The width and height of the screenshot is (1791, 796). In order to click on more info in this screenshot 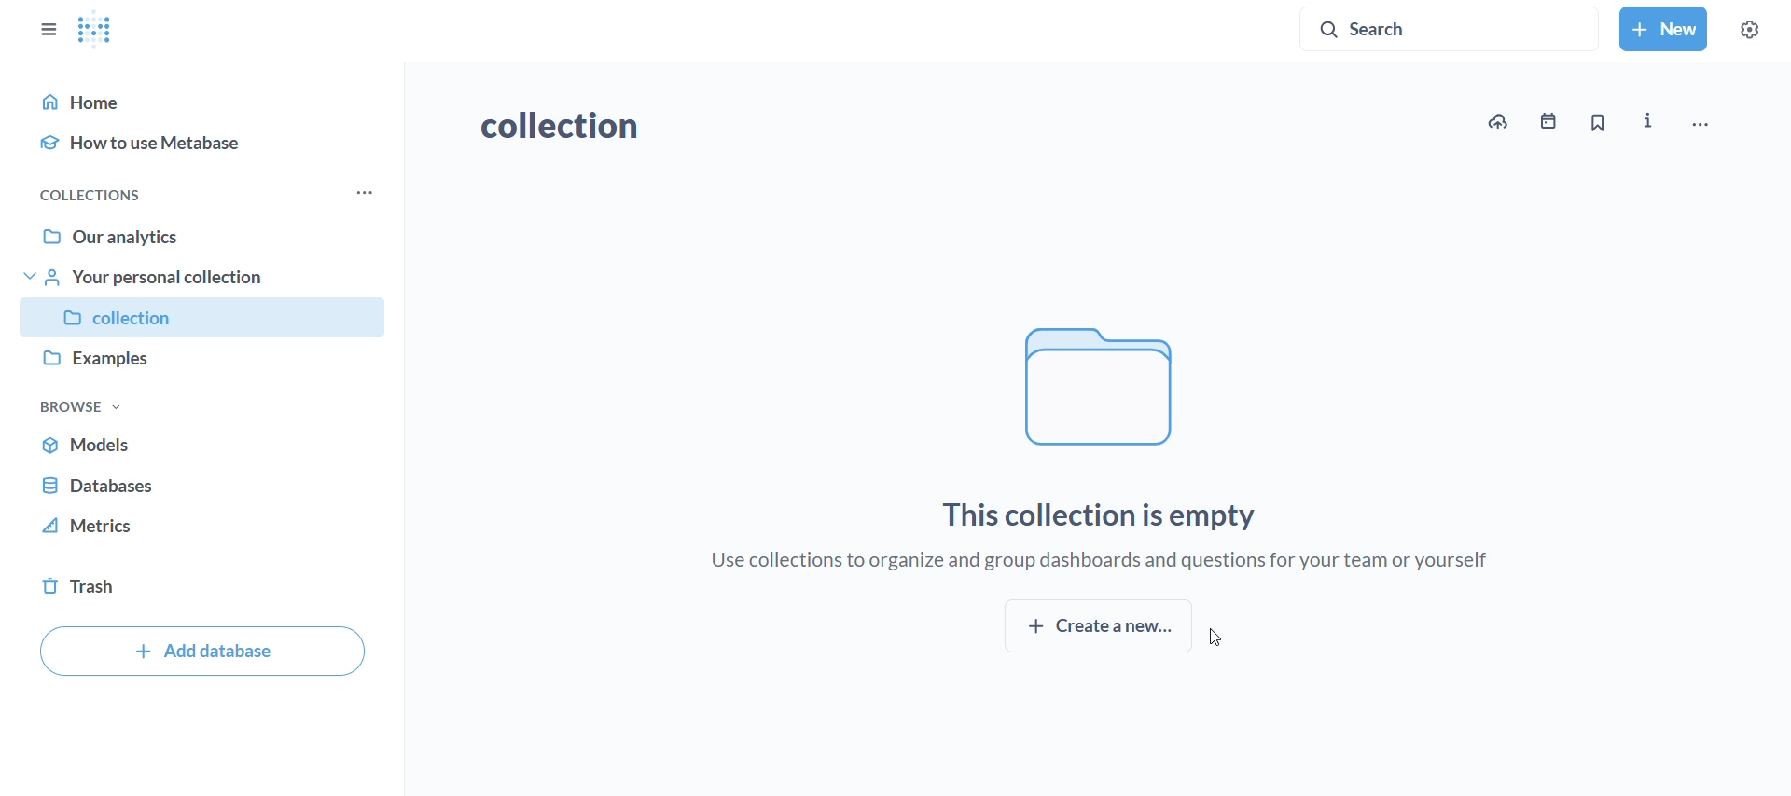, I will do `click(1649, 123)`.